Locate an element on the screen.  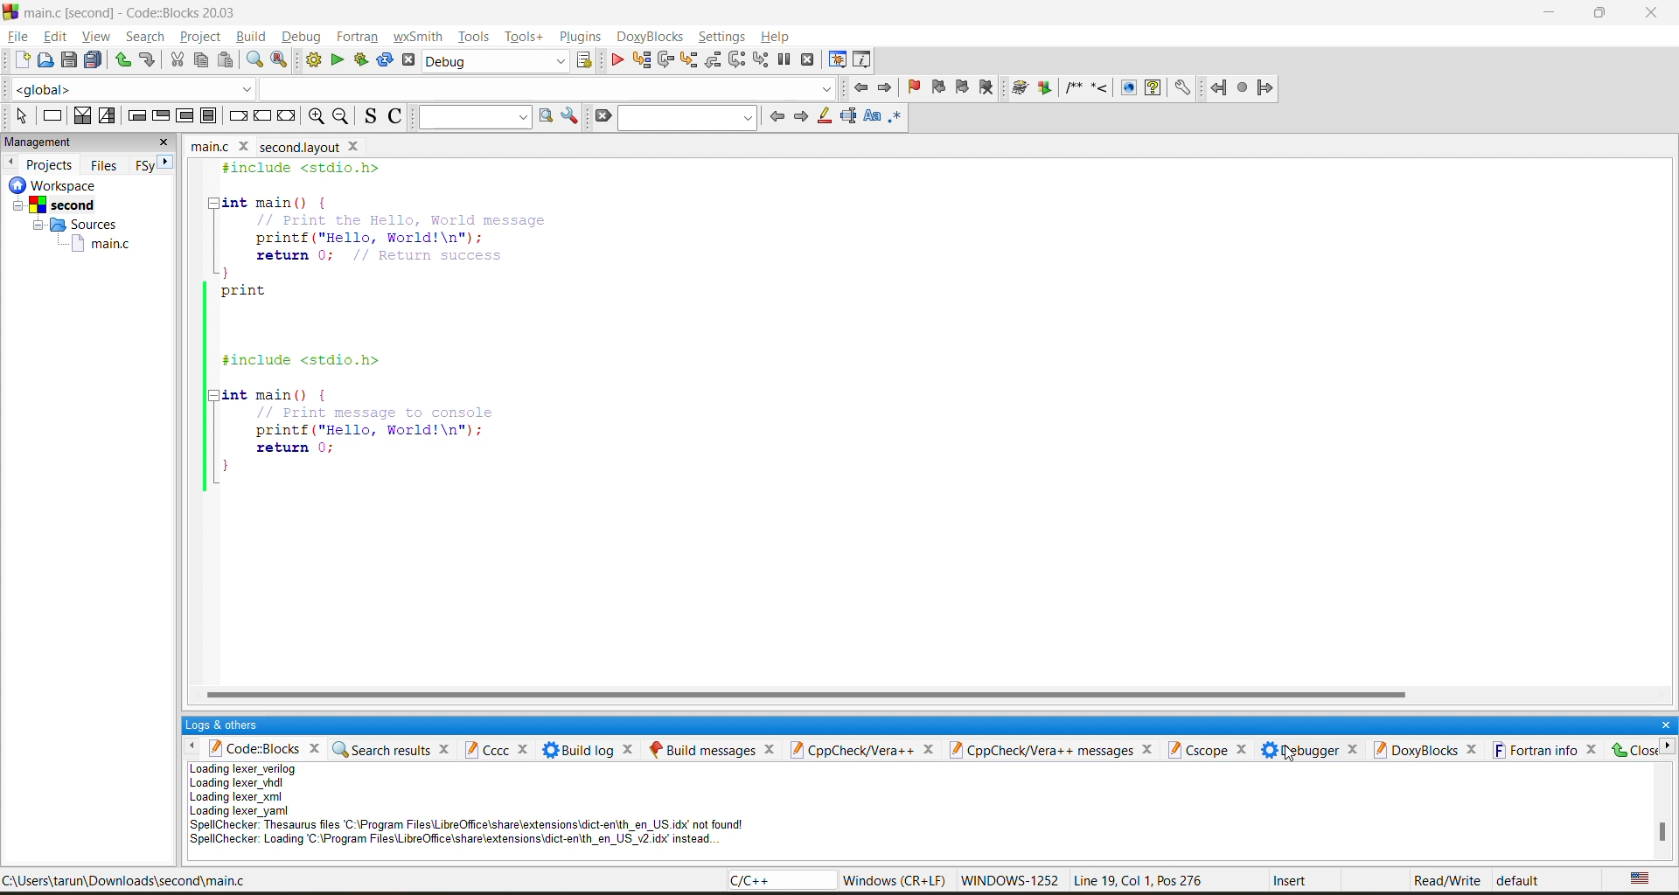
stop debugger is located at coordinates (806, 59).